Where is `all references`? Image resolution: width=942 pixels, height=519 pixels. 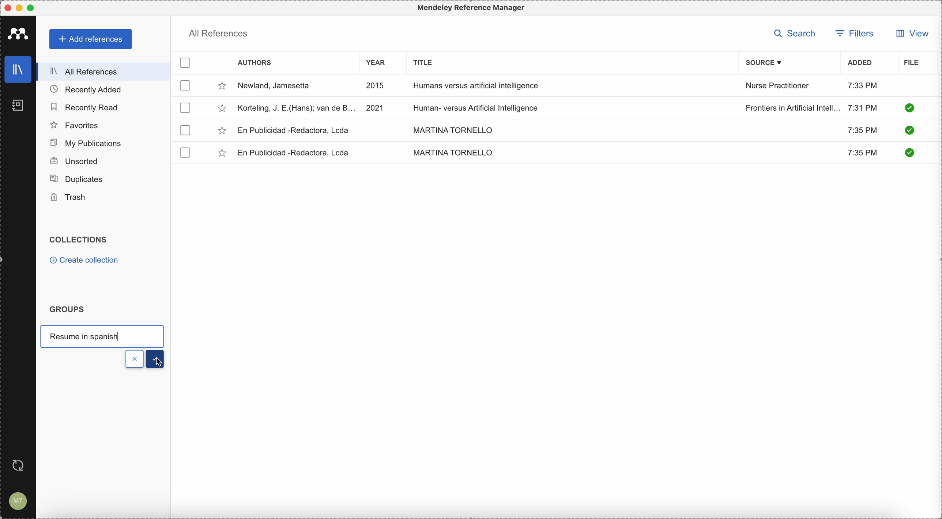 all references is located at coordinates (101, 72).